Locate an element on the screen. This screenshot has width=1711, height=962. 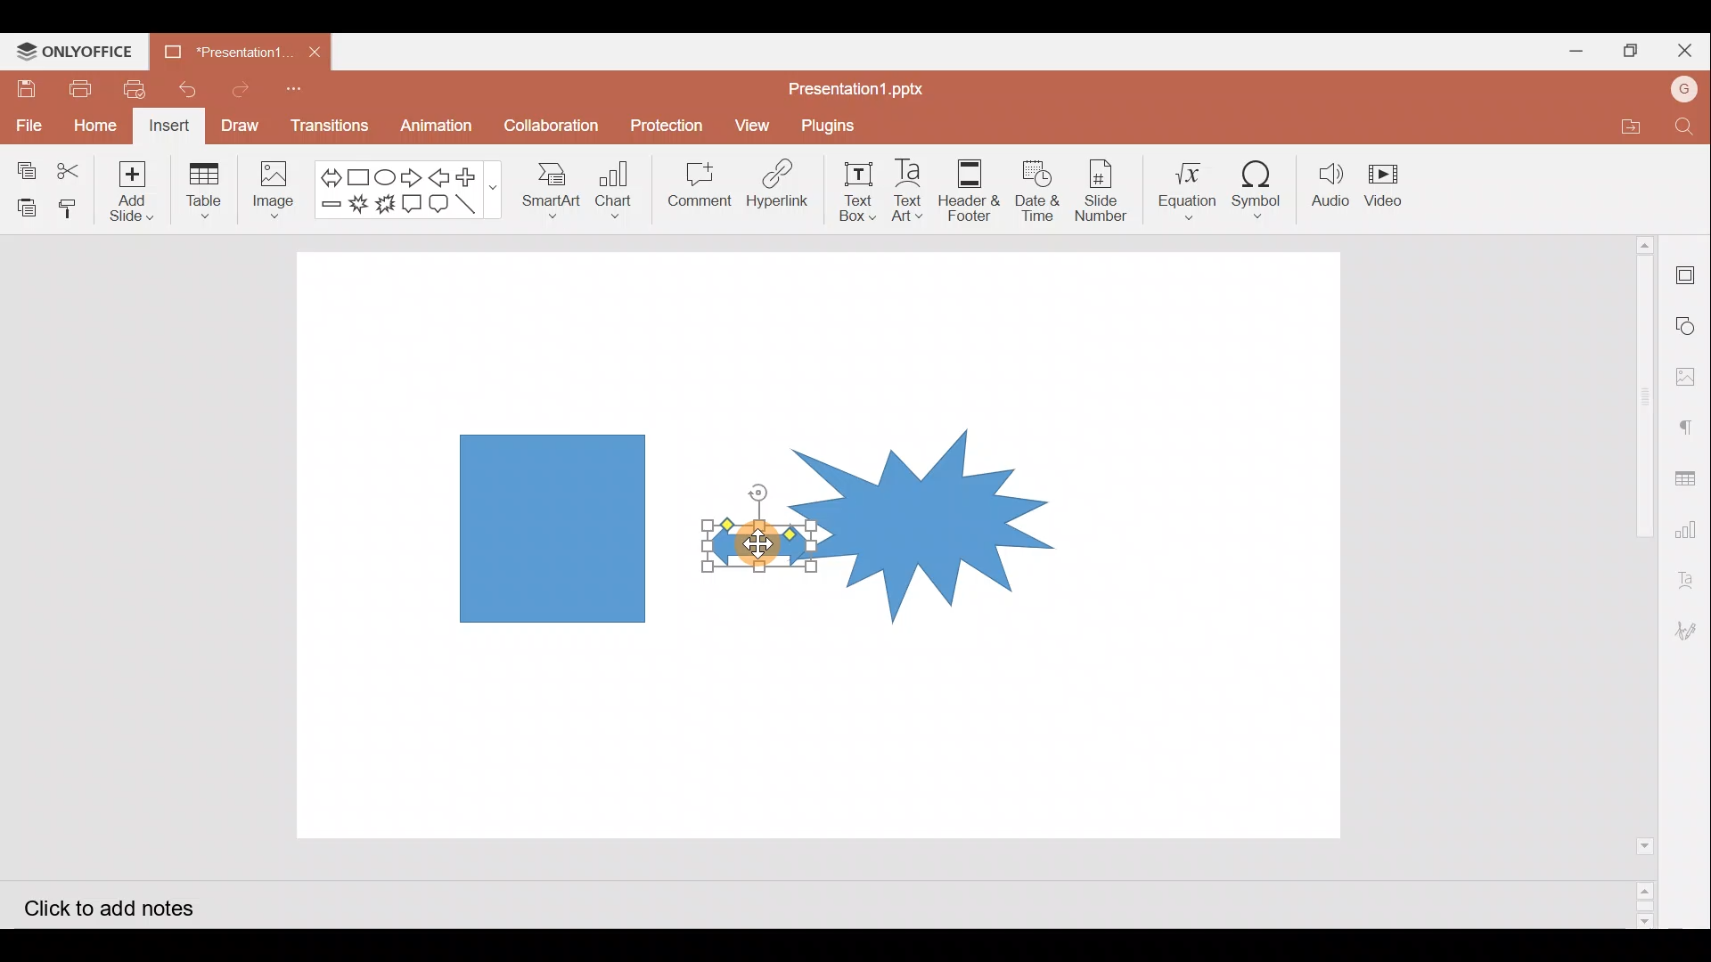
Insert is located at coordinates (170, 127).